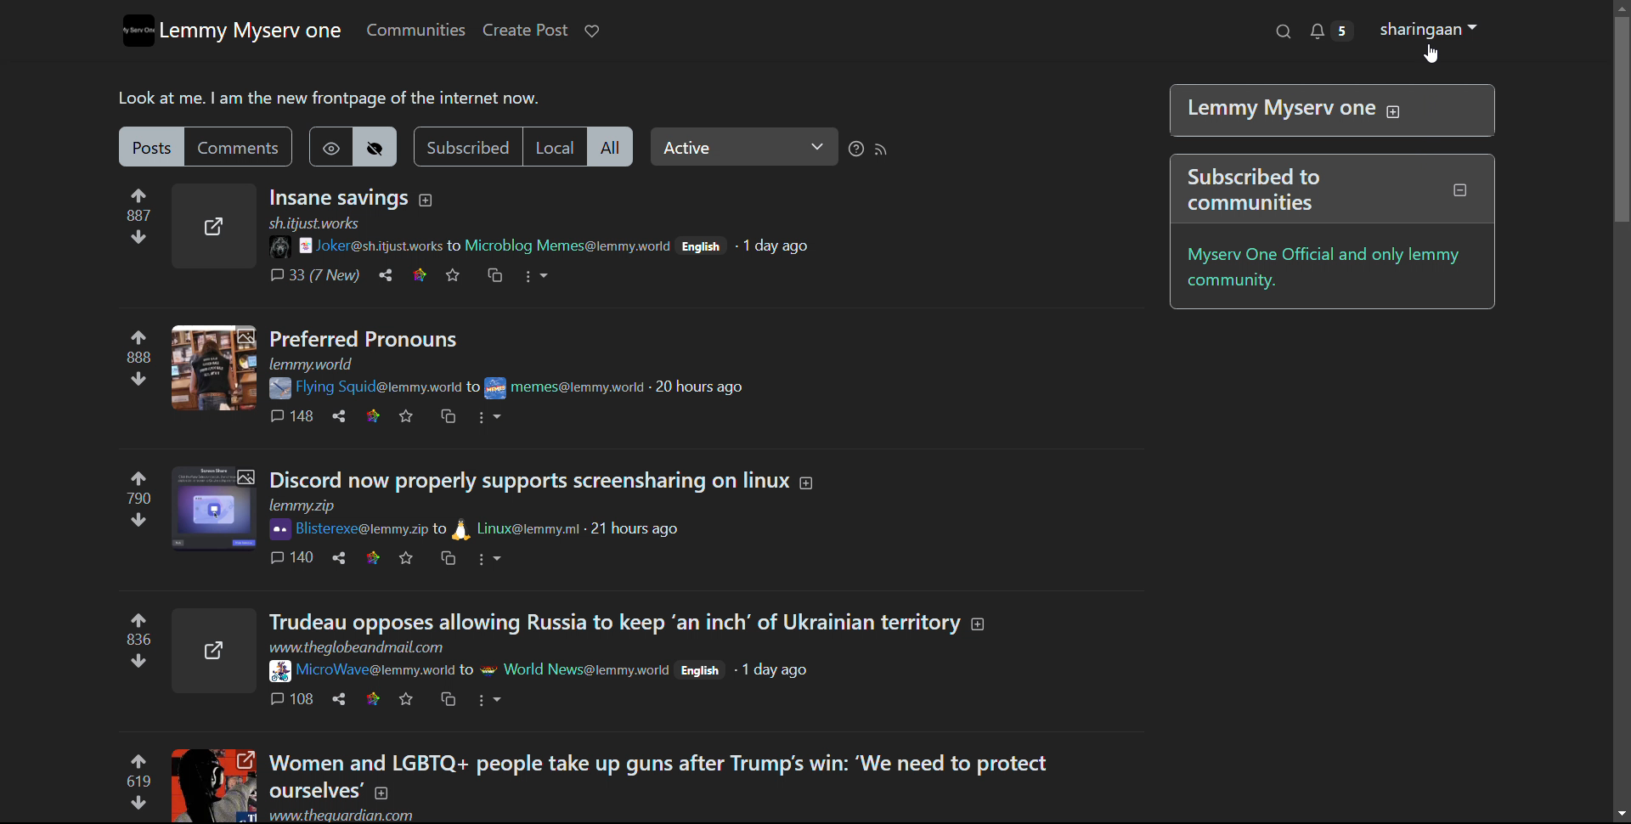 The image size is (1631, 824). What do you see at coordinates (373, 698) in the screenshot?
I see `link` at bounding box center [373, 698].